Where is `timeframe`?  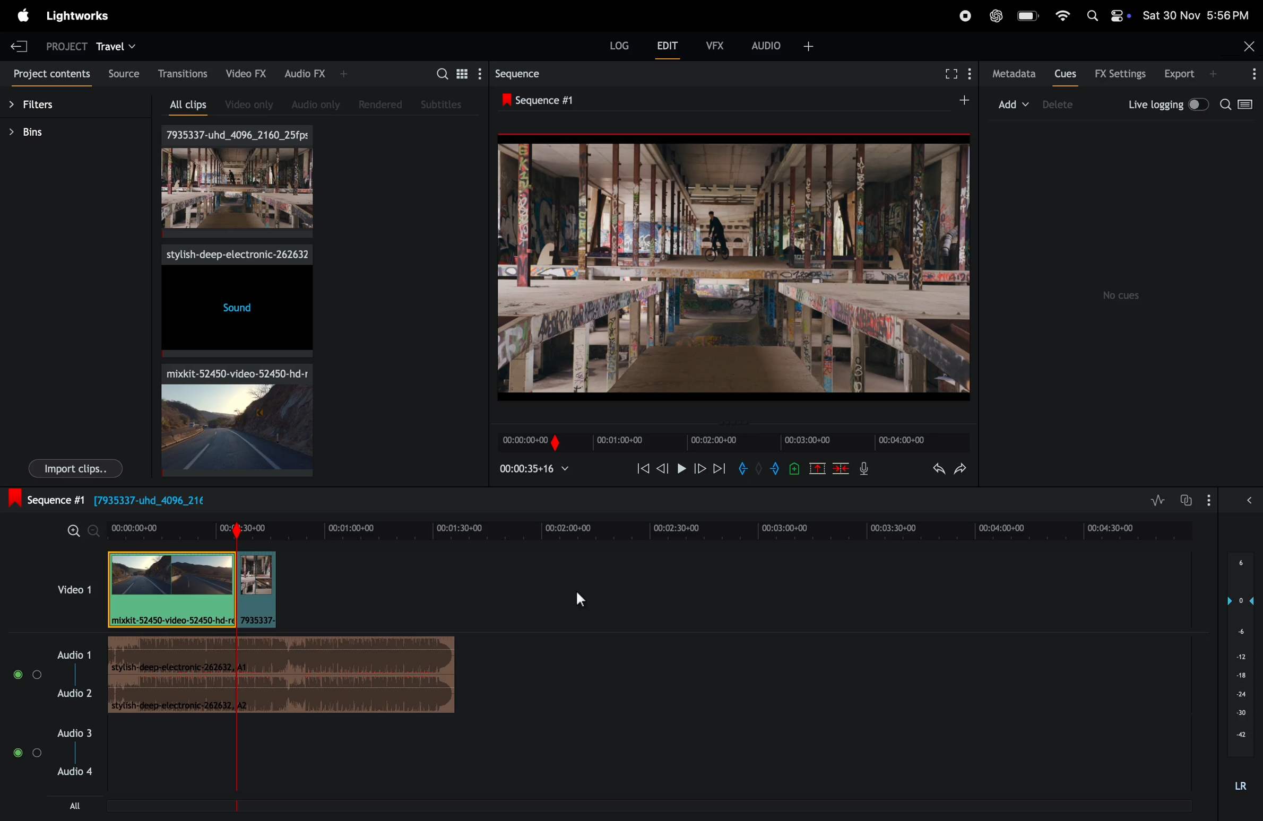
timeframe is located at coordinates (726, 438).